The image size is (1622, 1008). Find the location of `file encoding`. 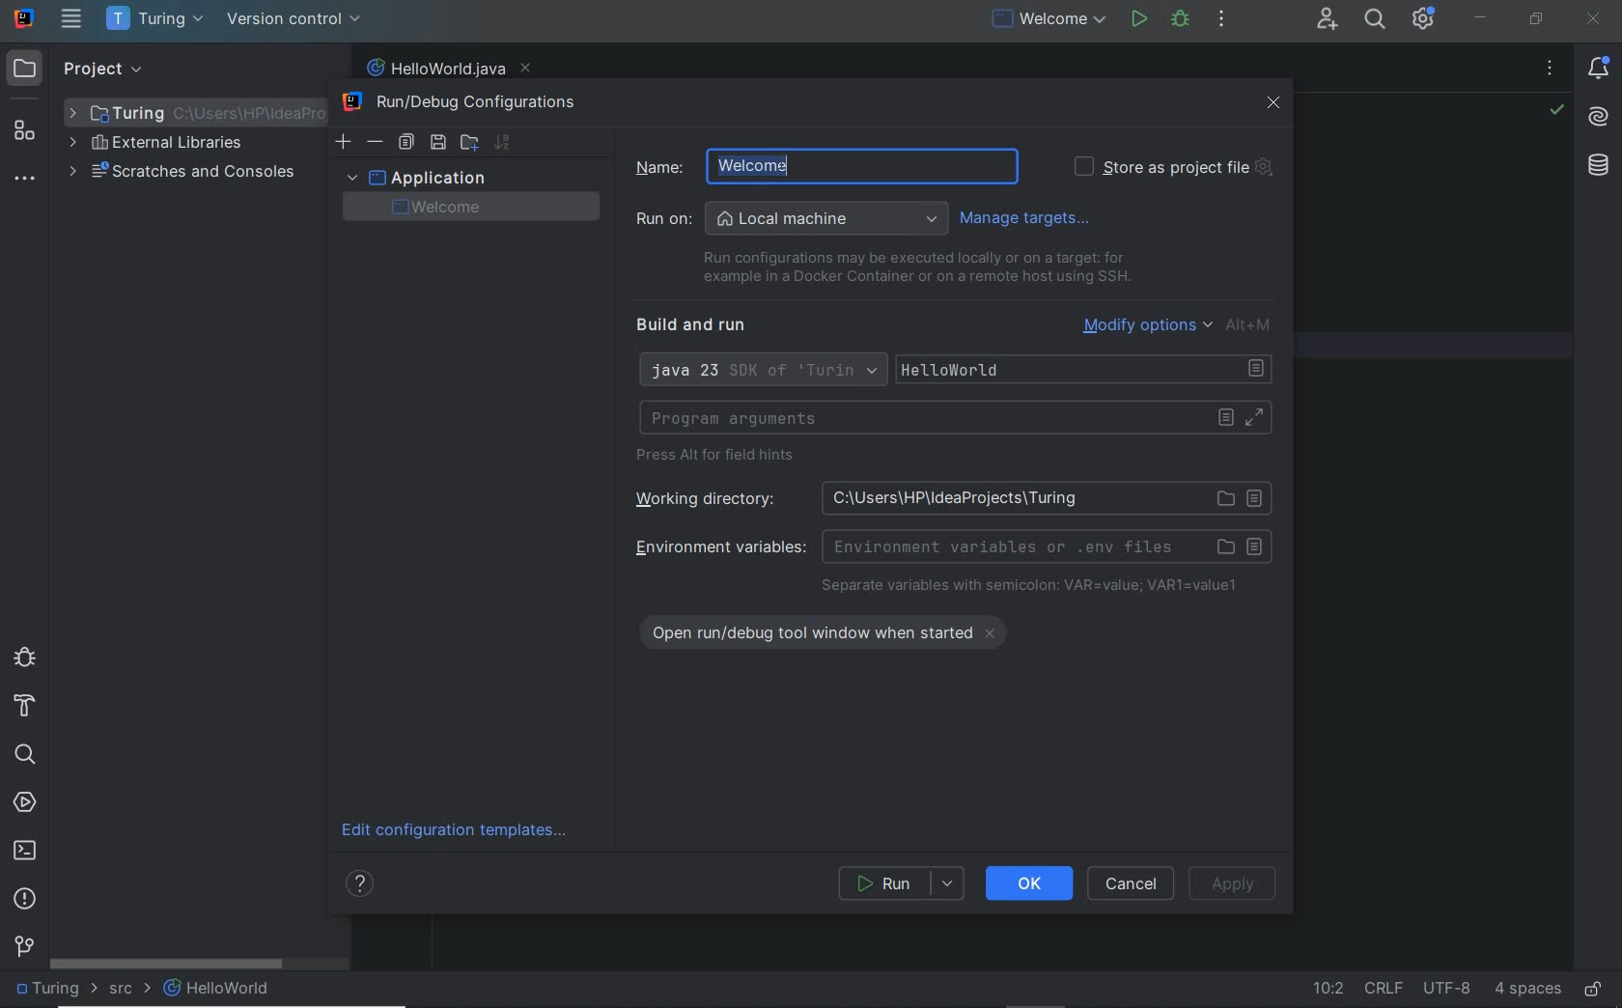

file encoding is located at coordinates (1448, 988).